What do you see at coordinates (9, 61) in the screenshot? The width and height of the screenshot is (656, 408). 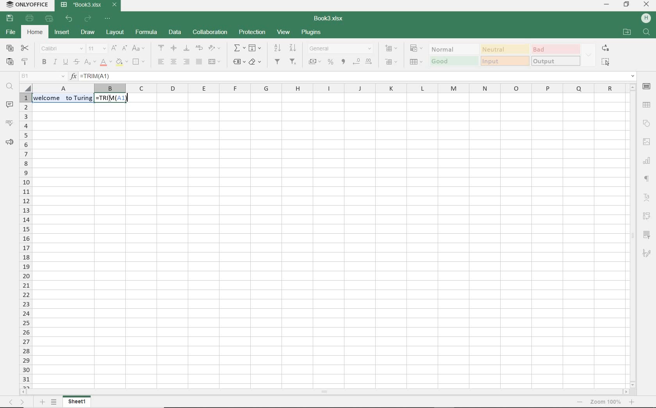 I see `paste` at bounding box center [9, 61].